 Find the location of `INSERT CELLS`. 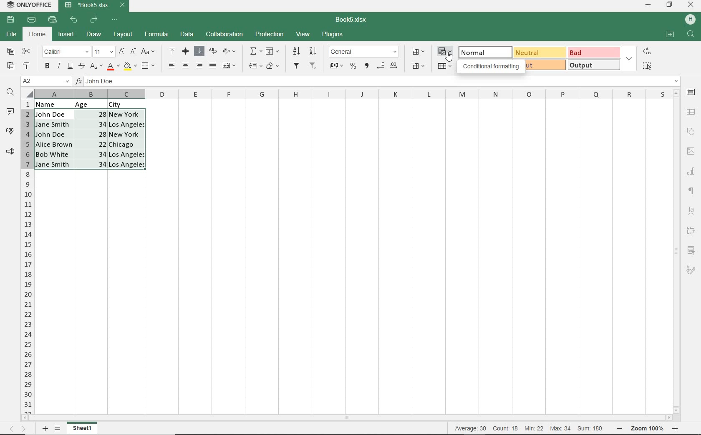

INSERT CELLS is located at coordinates (420, 51).